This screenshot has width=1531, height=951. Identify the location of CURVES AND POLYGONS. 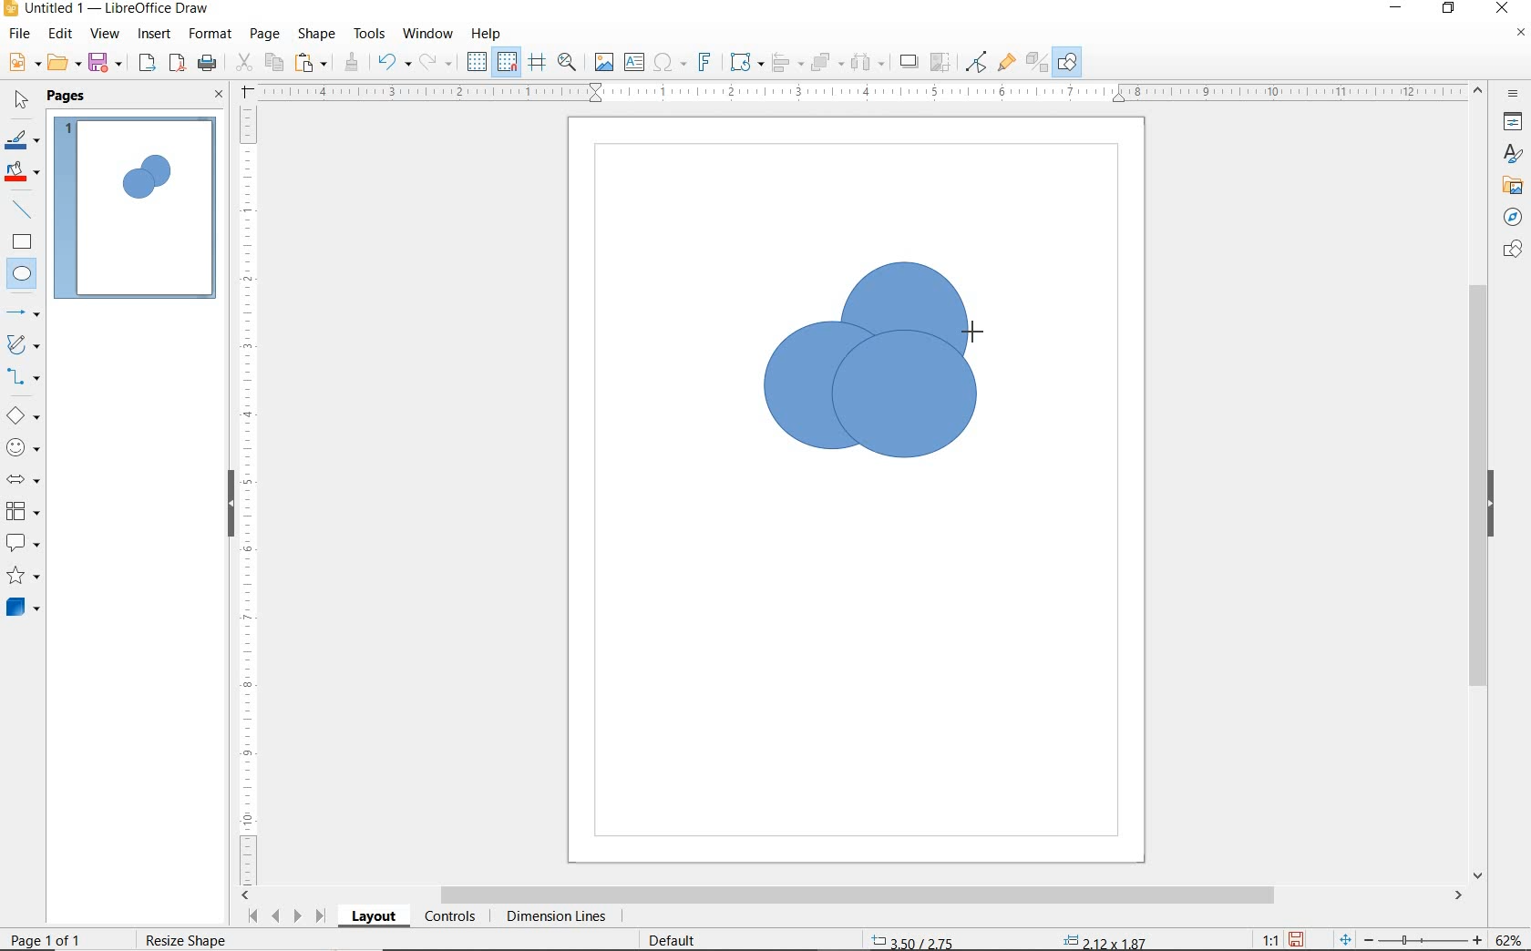
(22, 346).